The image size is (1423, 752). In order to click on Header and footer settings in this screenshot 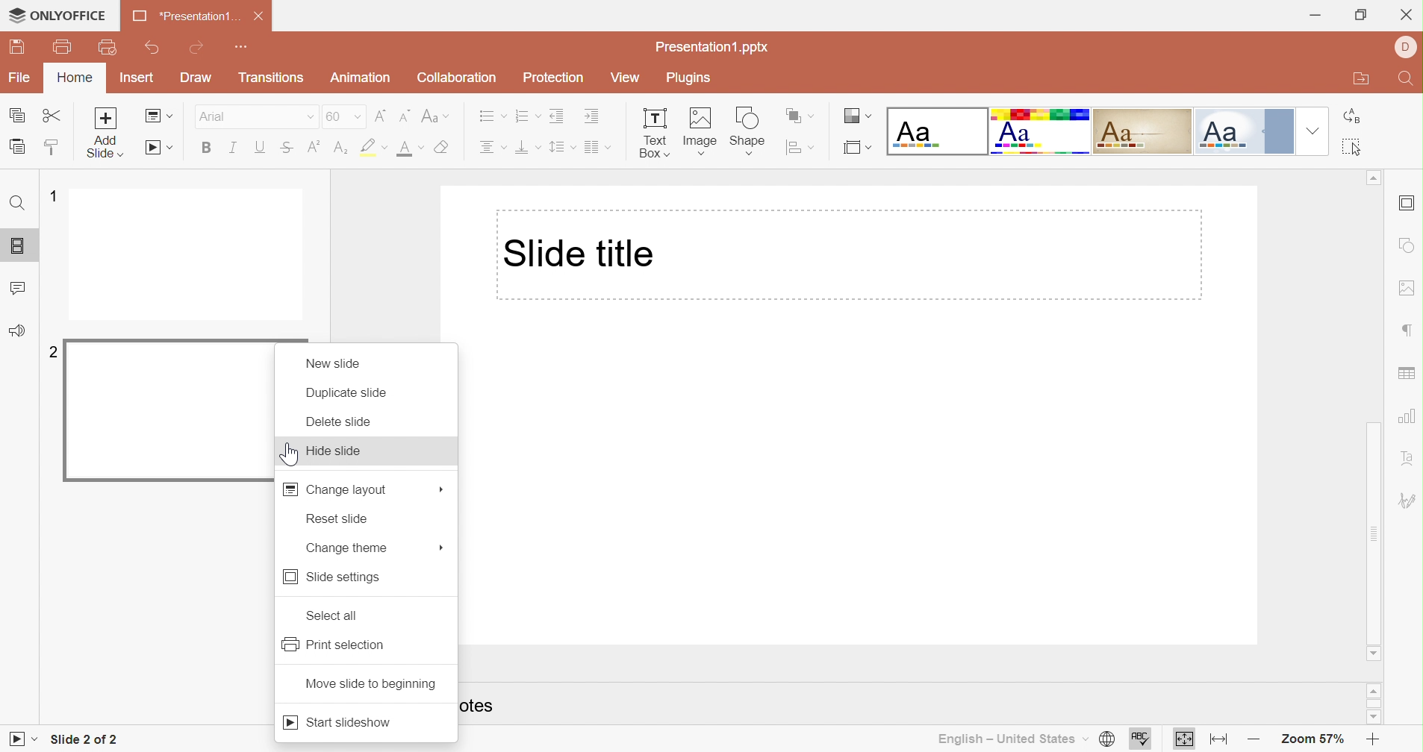, I will do `click(1408, 204)`.